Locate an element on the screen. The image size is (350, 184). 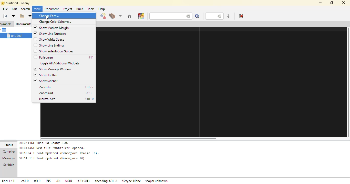
enabled is located at coordinates (35, 75).